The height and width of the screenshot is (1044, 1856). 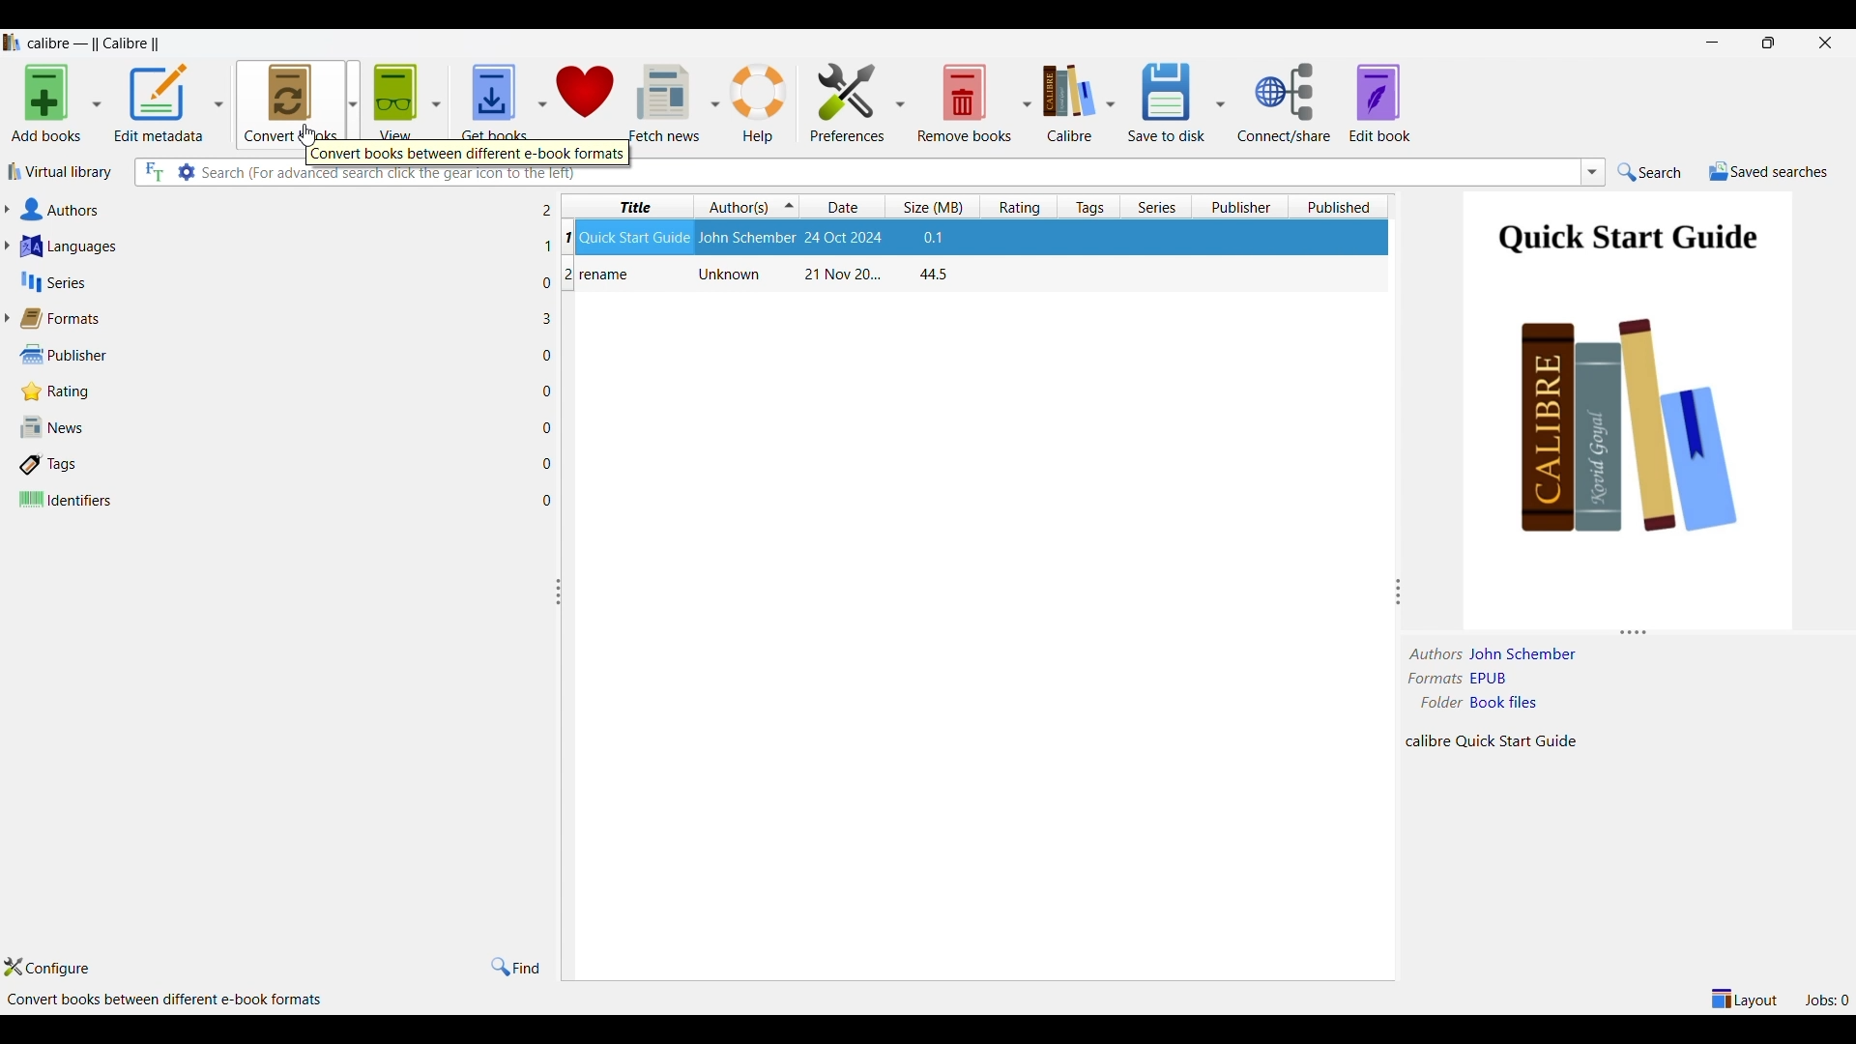 I want to click on Get books, so click(x=489, y=102).